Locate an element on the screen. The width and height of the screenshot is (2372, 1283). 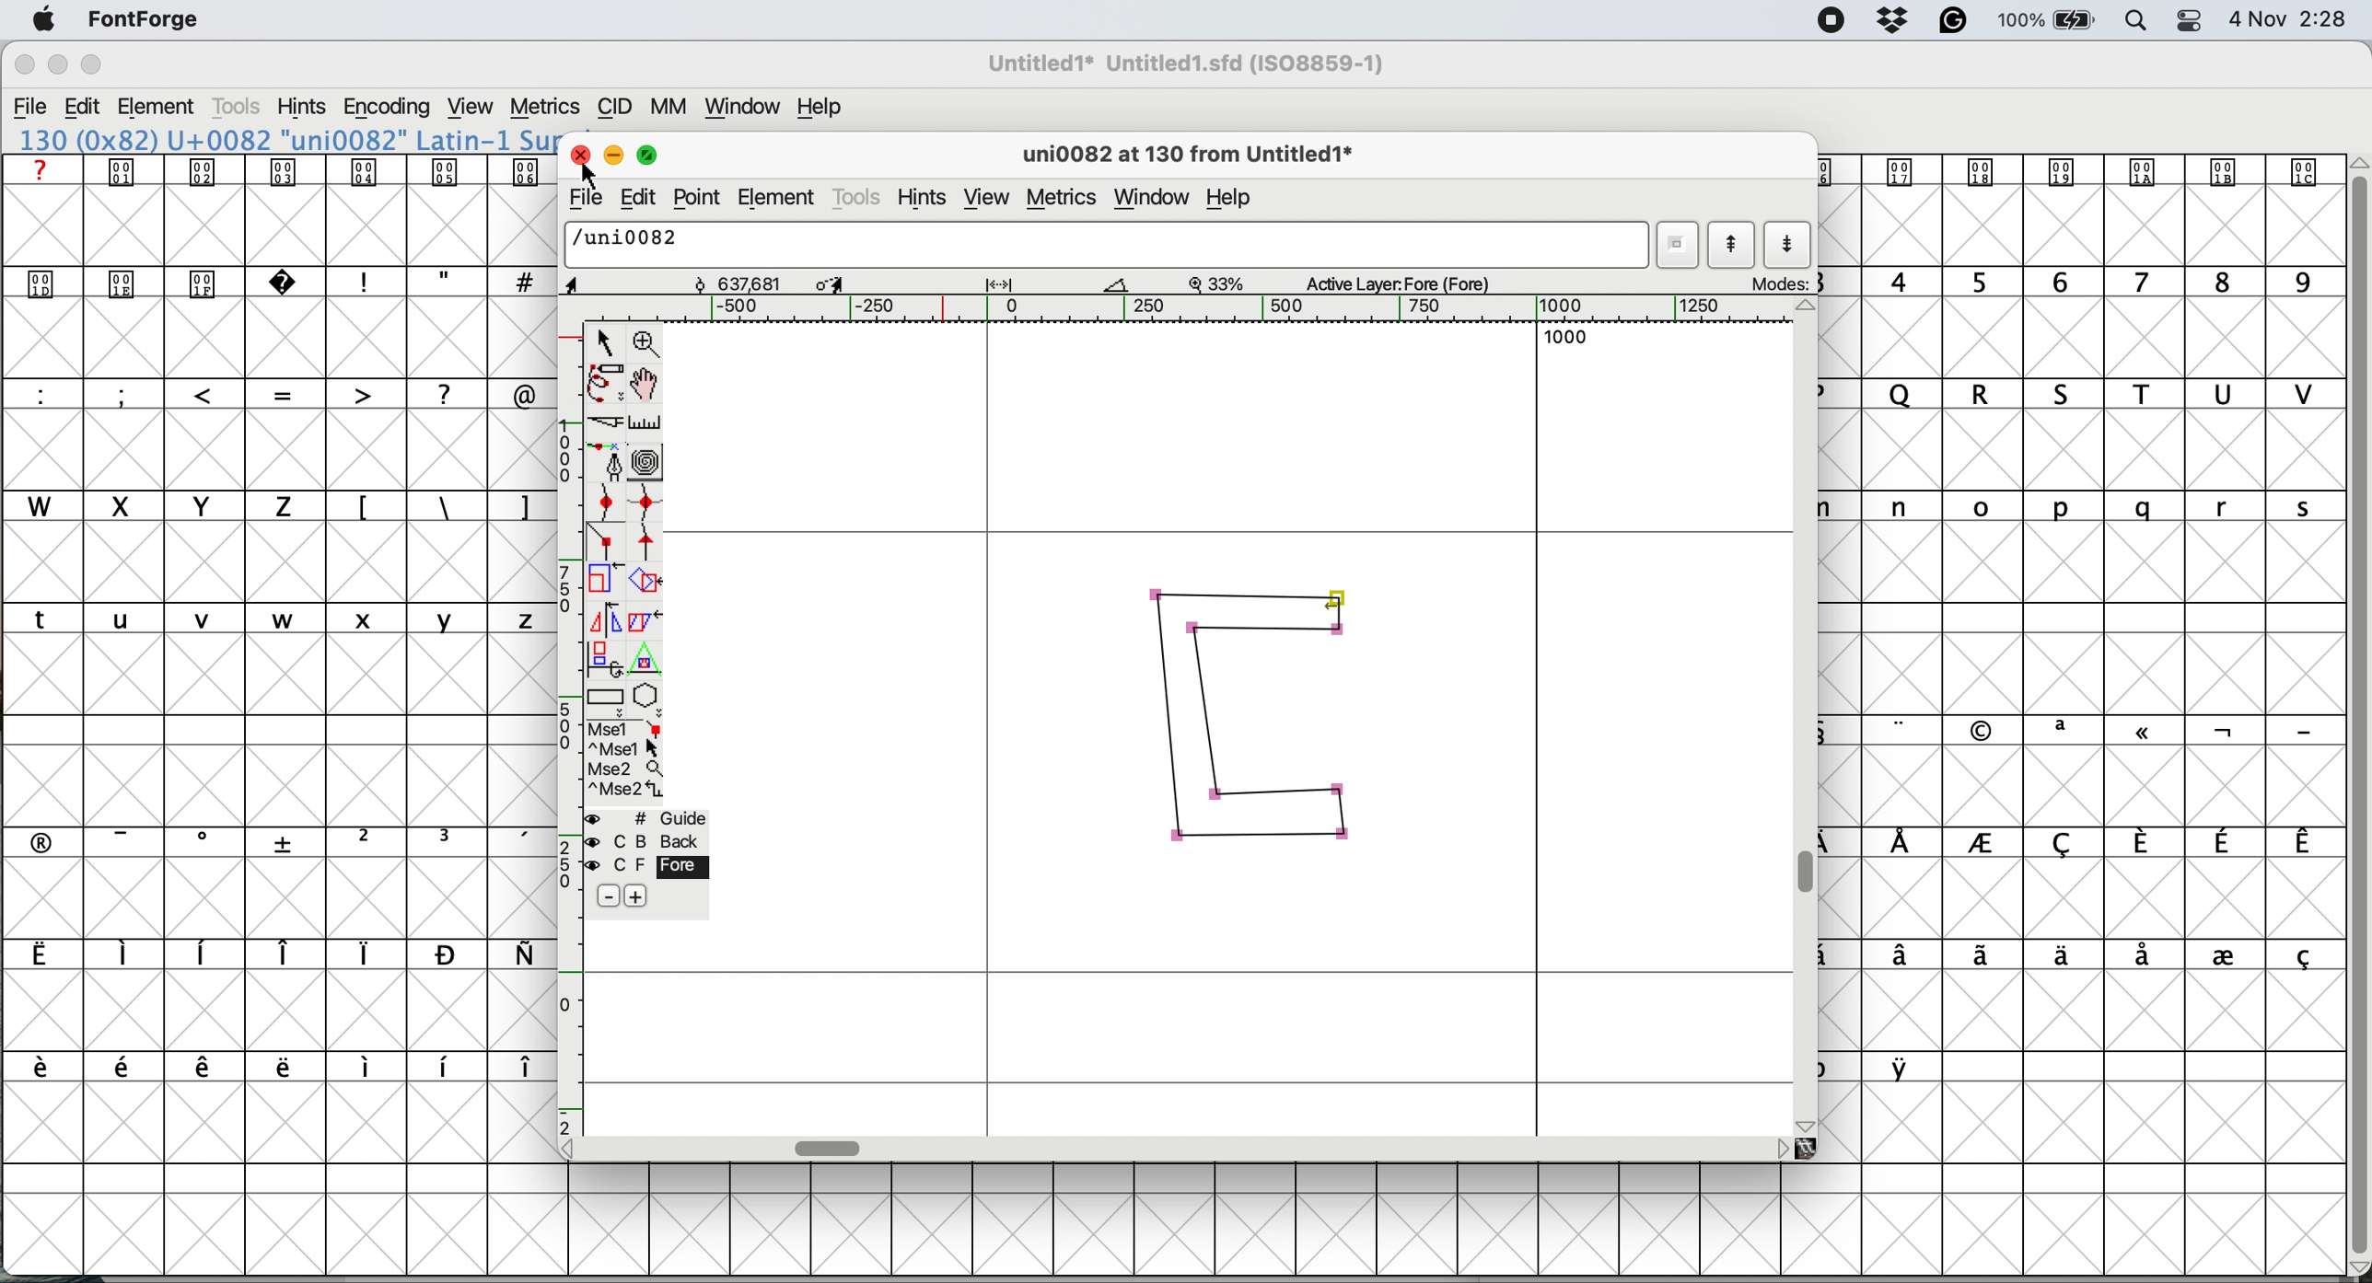
Date and Time is located at coordinates (2296, 19).